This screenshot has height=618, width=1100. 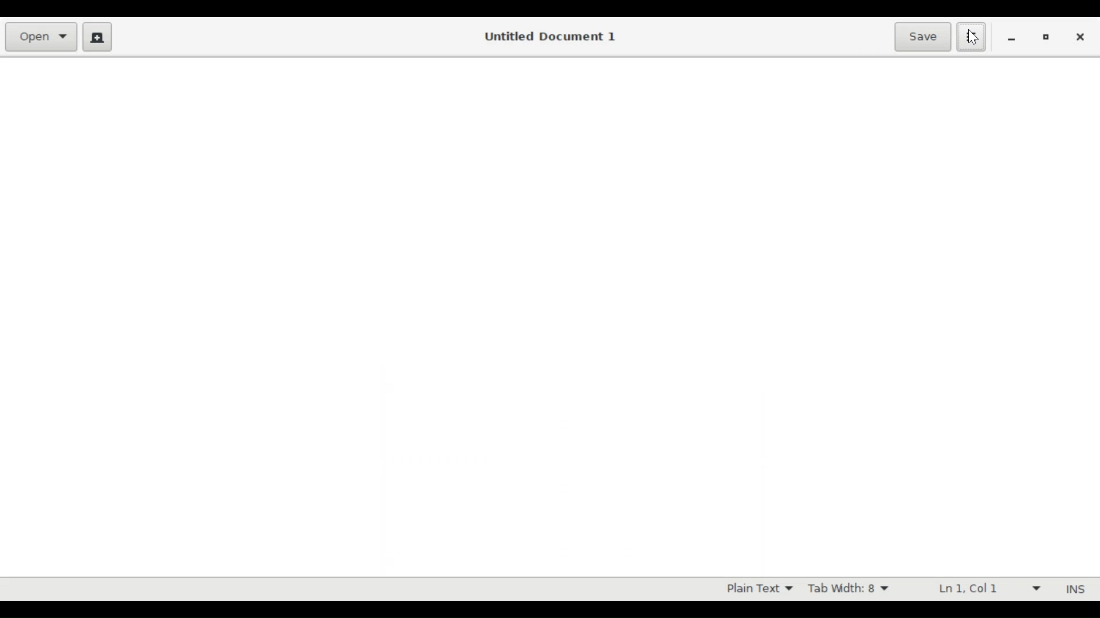 What do you see at coordinates (97, 37) in the screenshot?
I see `Create a new document` at bounding box center [97, 37].